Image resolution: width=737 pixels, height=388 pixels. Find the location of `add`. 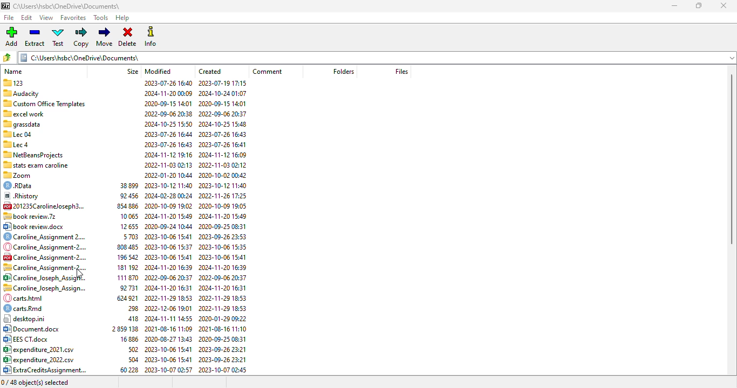

add is located at coordinates (12, 37).